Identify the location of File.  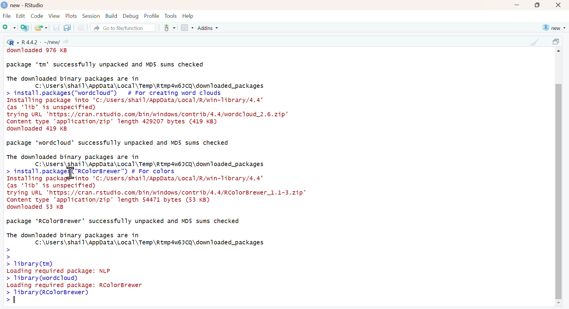
(7, 16).